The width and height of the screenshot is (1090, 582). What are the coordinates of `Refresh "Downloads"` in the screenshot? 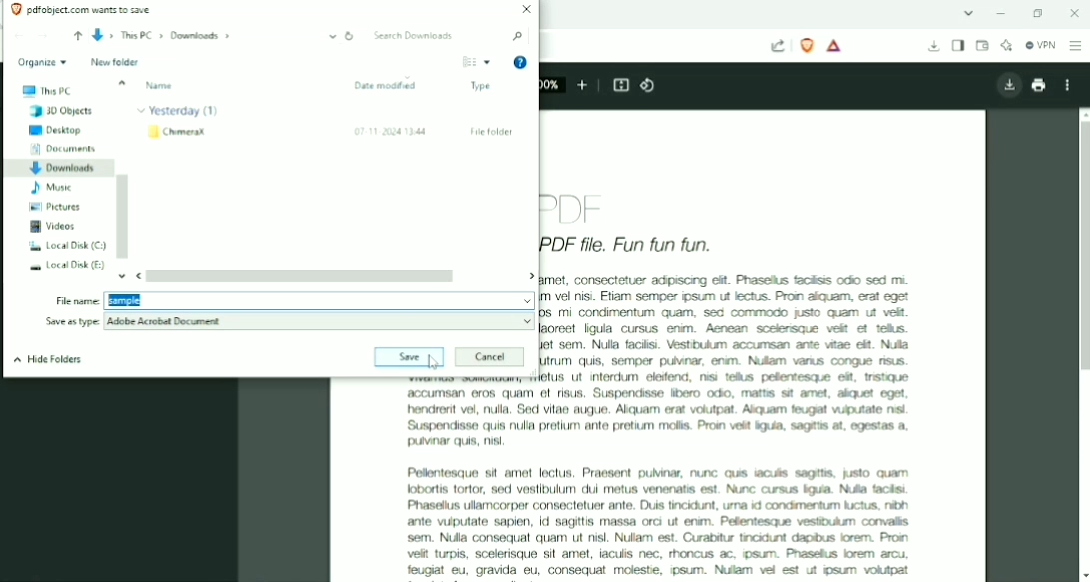 It's located at (350, 36).